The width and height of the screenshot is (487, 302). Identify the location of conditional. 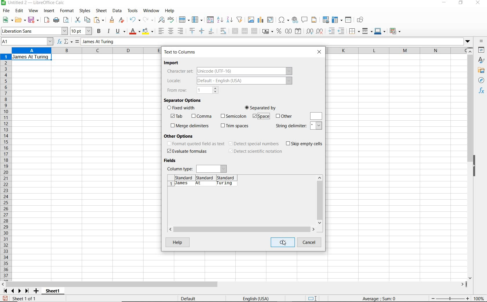
(396, 31).